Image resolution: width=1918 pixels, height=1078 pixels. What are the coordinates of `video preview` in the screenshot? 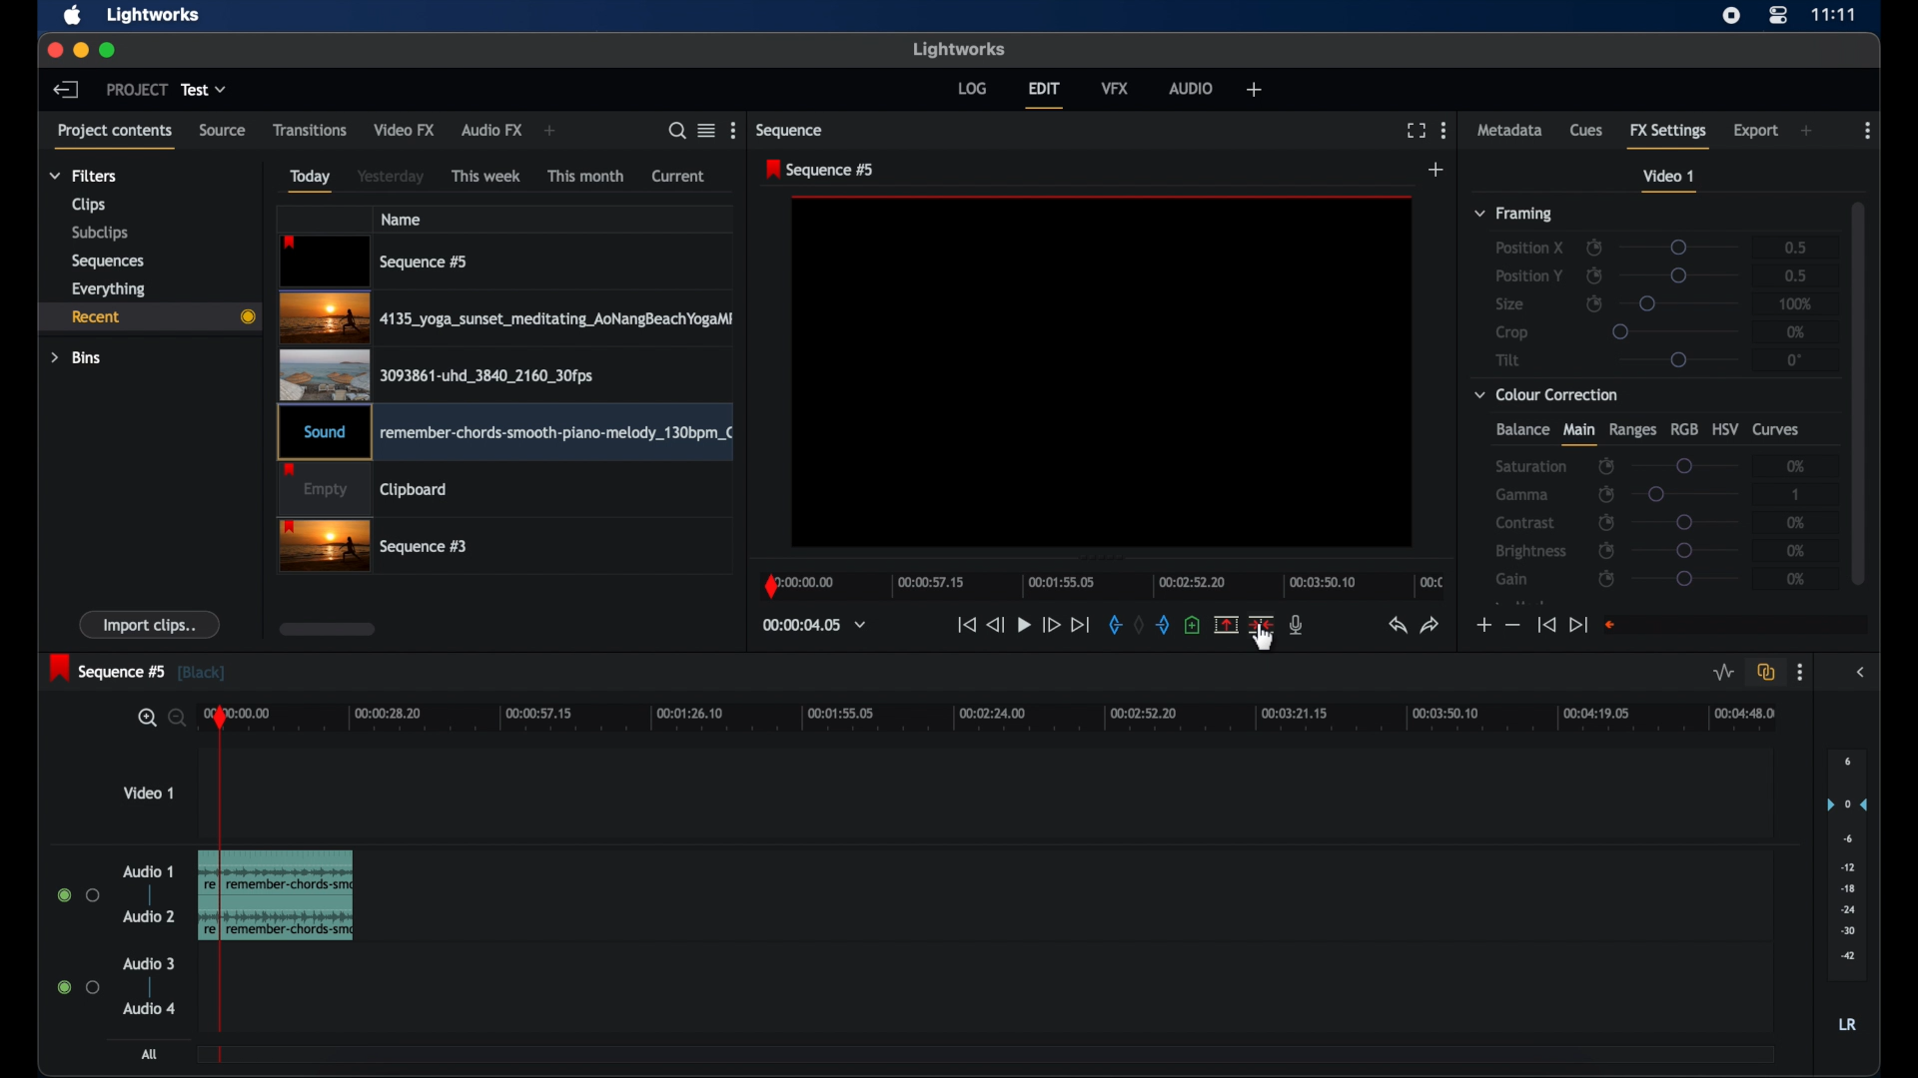 It's located at (1103, 373).